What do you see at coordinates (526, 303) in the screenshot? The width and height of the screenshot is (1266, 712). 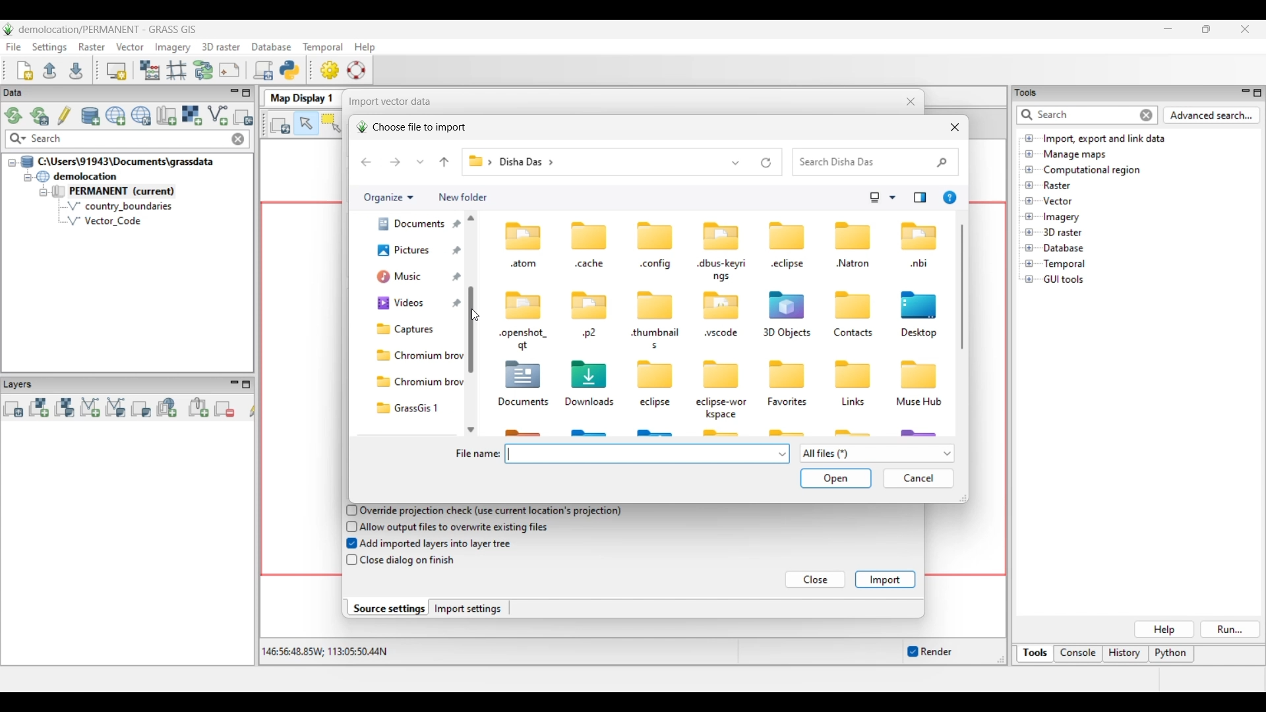 I see `icon` at bounding box center [526, 303].